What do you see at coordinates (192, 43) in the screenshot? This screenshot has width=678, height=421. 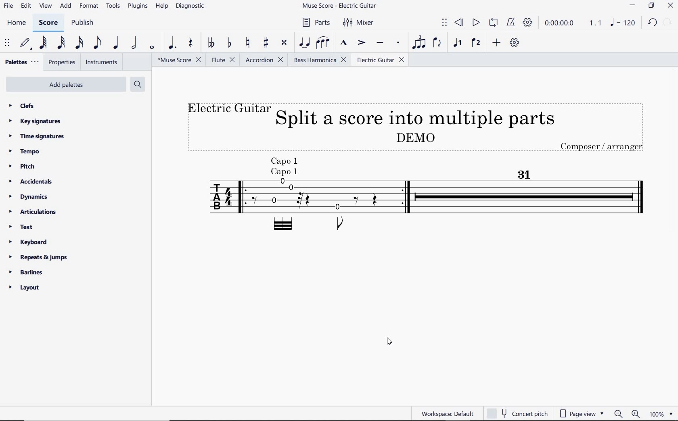 I see `rest` at bounding box center [192, 43].